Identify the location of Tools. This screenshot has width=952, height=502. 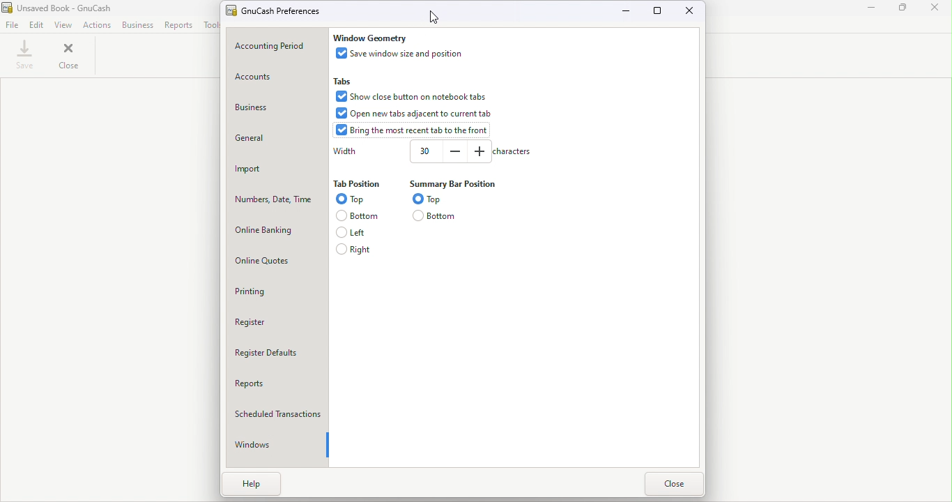
(210, 24).